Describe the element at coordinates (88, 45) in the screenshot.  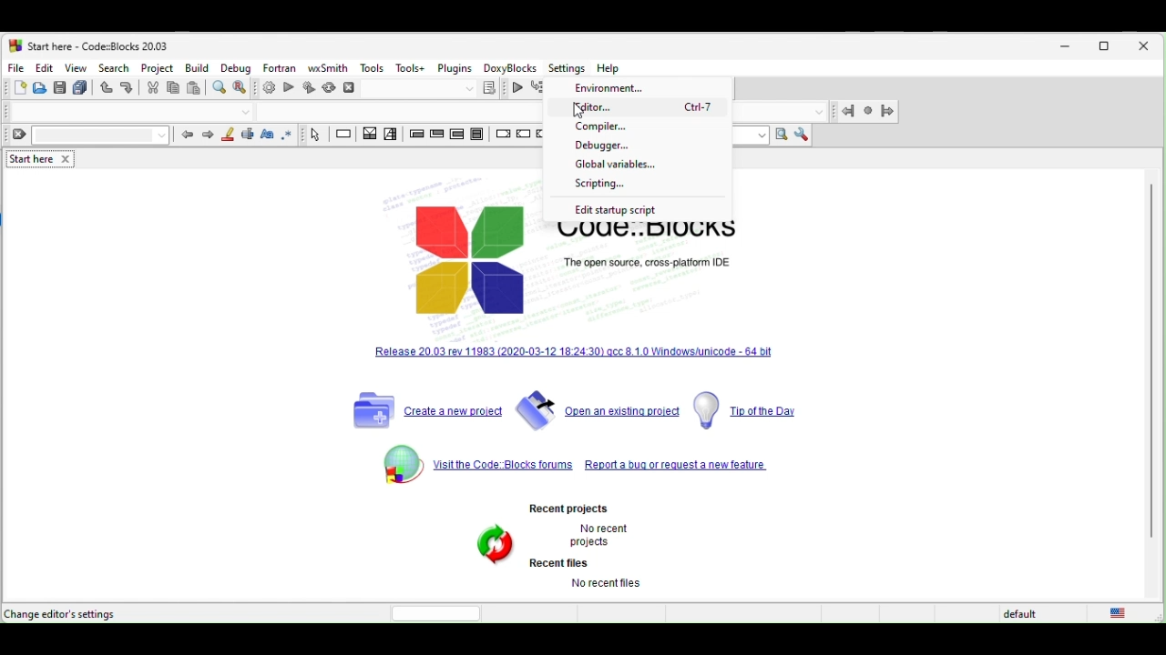
I see `start here-code blocks-20.03` at that location.